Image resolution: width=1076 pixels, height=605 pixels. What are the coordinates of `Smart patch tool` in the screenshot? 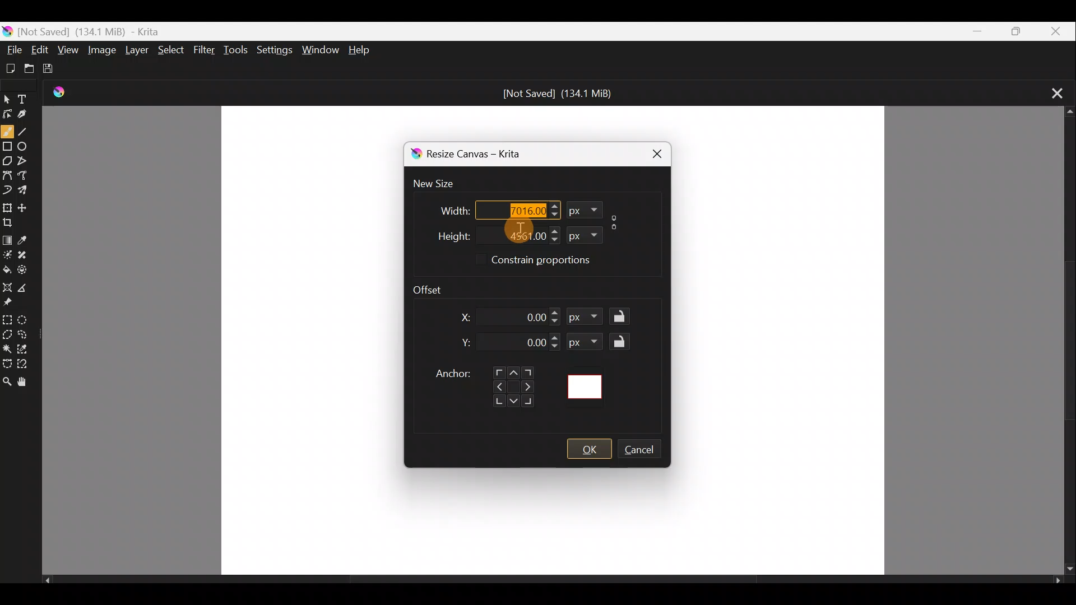 It's located at (26, 253).